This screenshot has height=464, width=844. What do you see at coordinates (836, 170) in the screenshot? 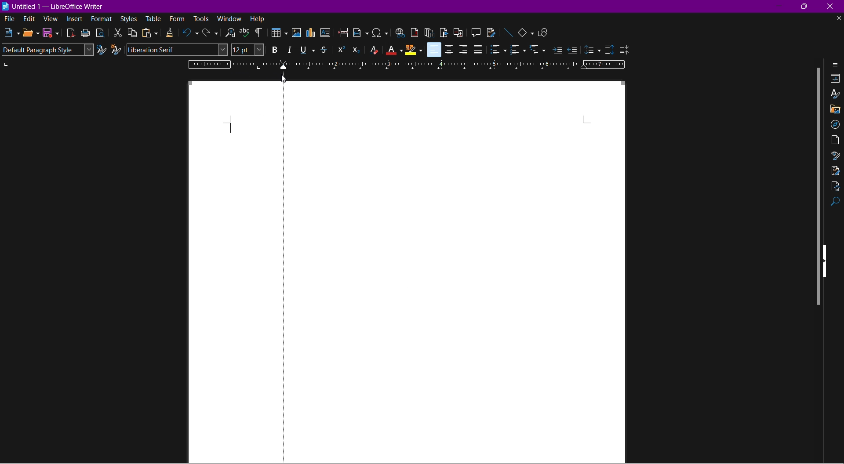
I see `Manage Changes` at bounding box center [836, 170].